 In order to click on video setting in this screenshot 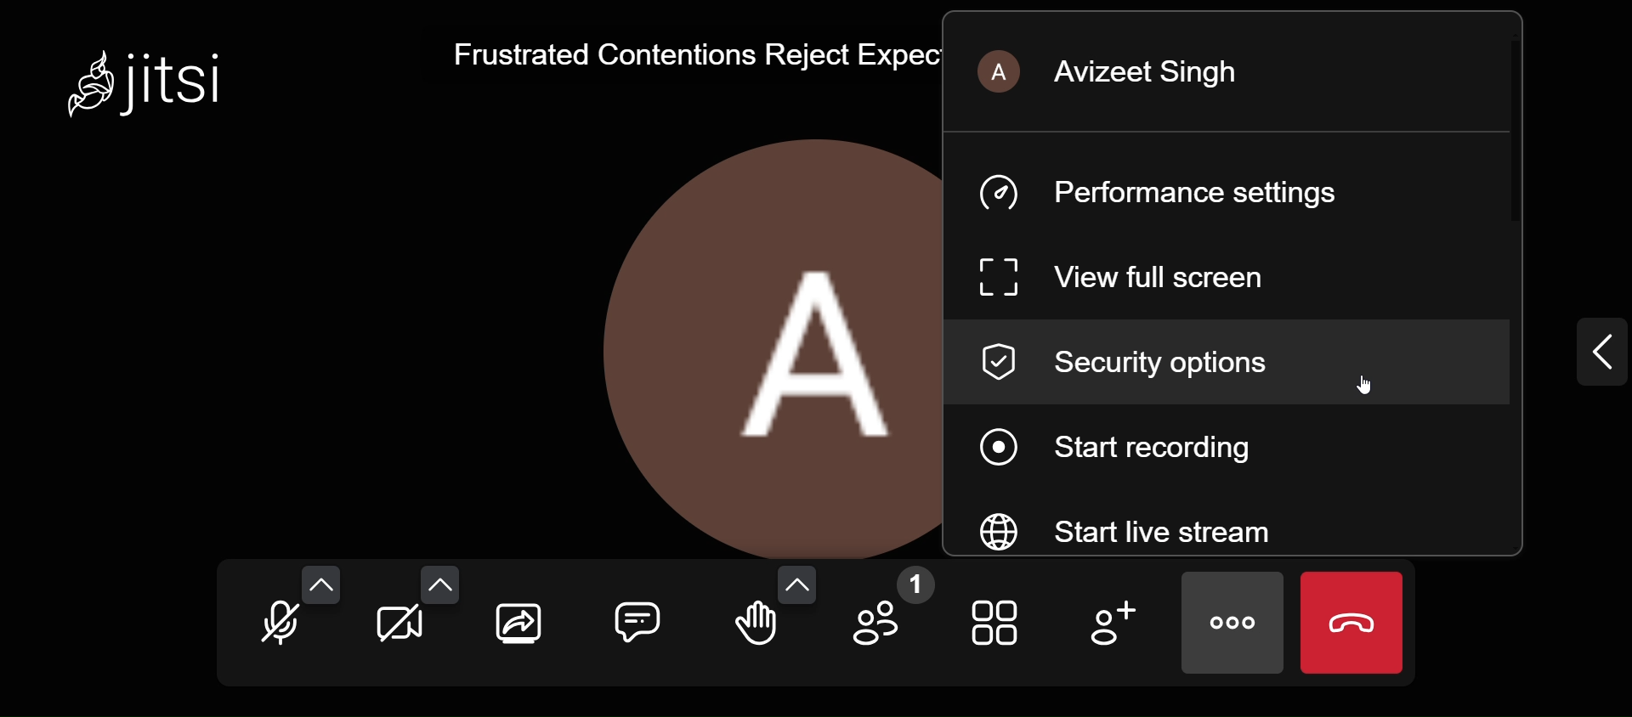, I will do `click(443, 584)`.